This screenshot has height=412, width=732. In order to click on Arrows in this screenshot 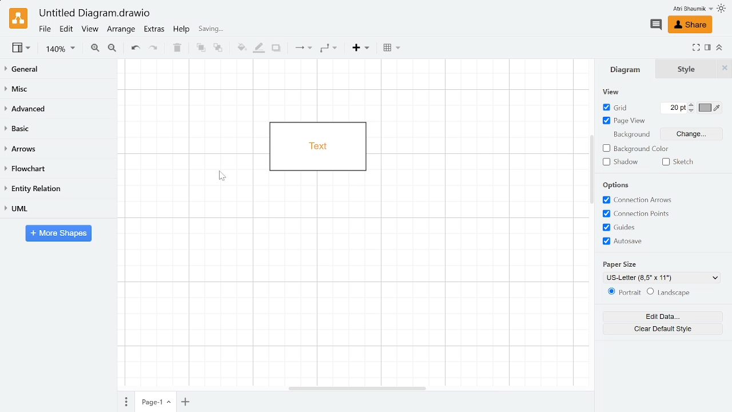, I will do `click(59, 149)`.